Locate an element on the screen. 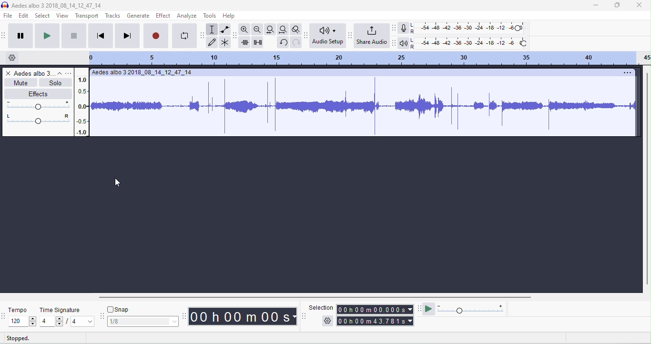 The width and height of the screenshot is (651, 344). close is located at coordinates (8, 74).